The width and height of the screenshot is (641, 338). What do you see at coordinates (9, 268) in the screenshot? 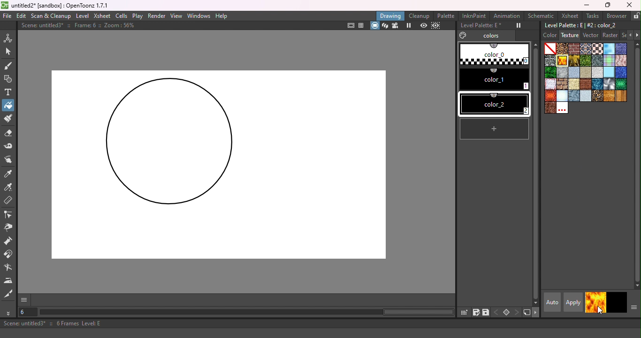
I see `Blender tool` at bounding box center [9, 268].